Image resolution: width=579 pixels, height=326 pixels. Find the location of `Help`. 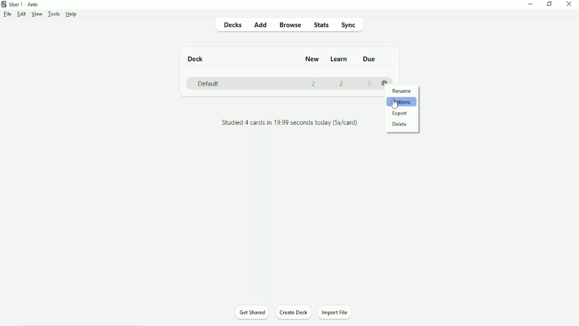

Help is located at coordinates (71, 14).